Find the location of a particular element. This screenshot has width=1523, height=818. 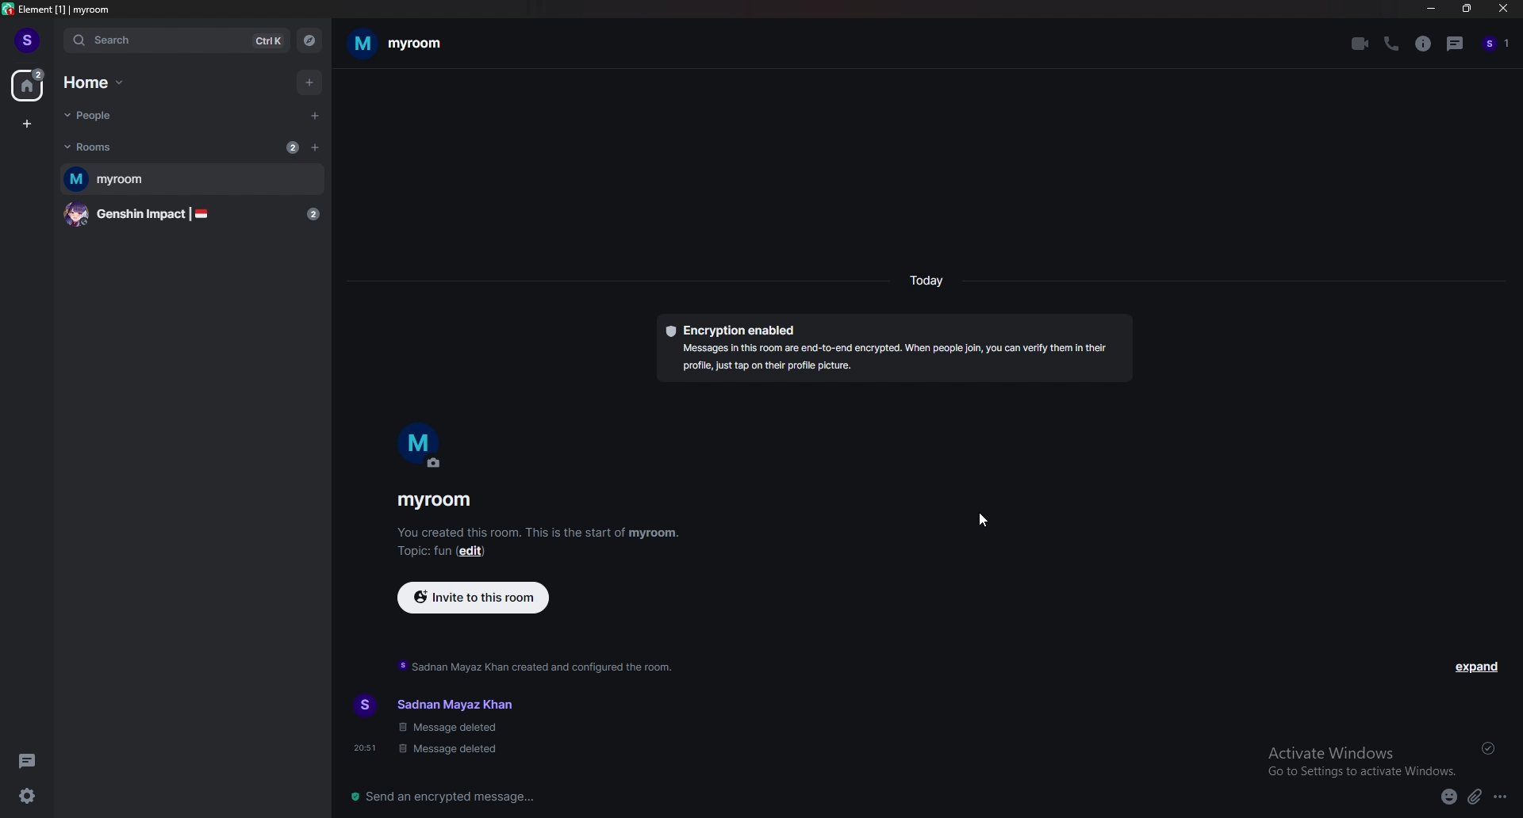

people is located at coordinates (98, 117).